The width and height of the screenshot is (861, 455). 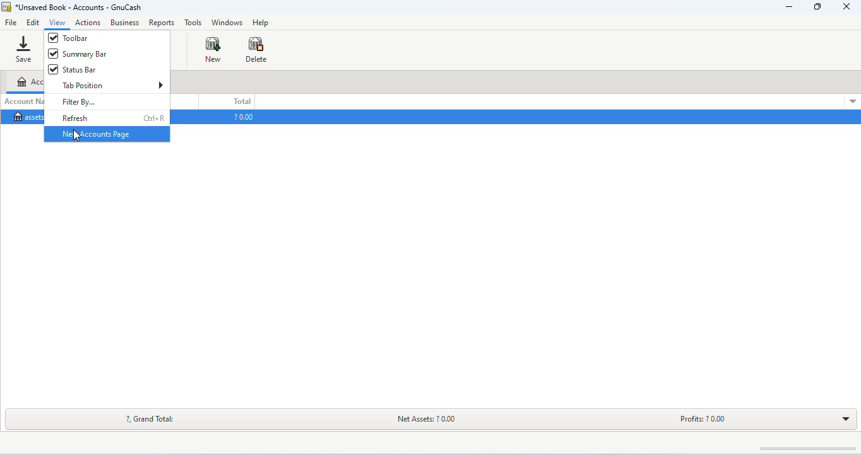 What do you see at coordinates (153, 418) in the screenshot?
I see `?, grand total:` at bounding box center [153, 418].